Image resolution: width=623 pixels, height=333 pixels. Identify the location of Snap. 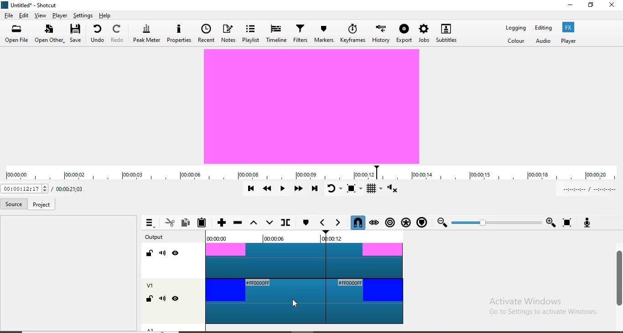
(358, 222).